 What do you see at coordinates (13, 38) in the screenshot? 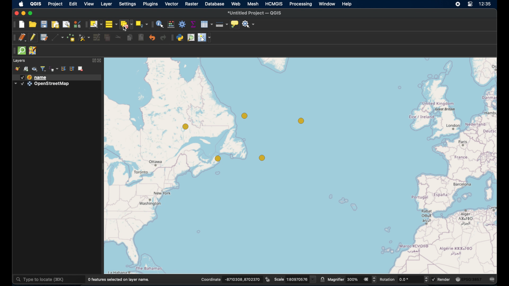
I see `drag handle` at bounding box center [13, 38].